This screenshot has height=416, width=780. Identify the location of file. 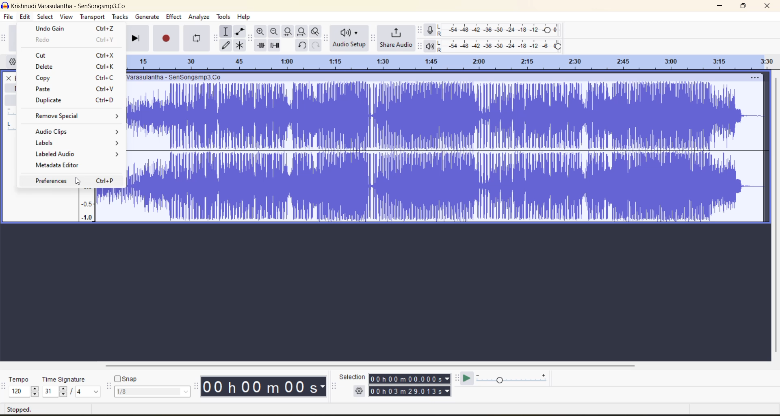
(7, 18).